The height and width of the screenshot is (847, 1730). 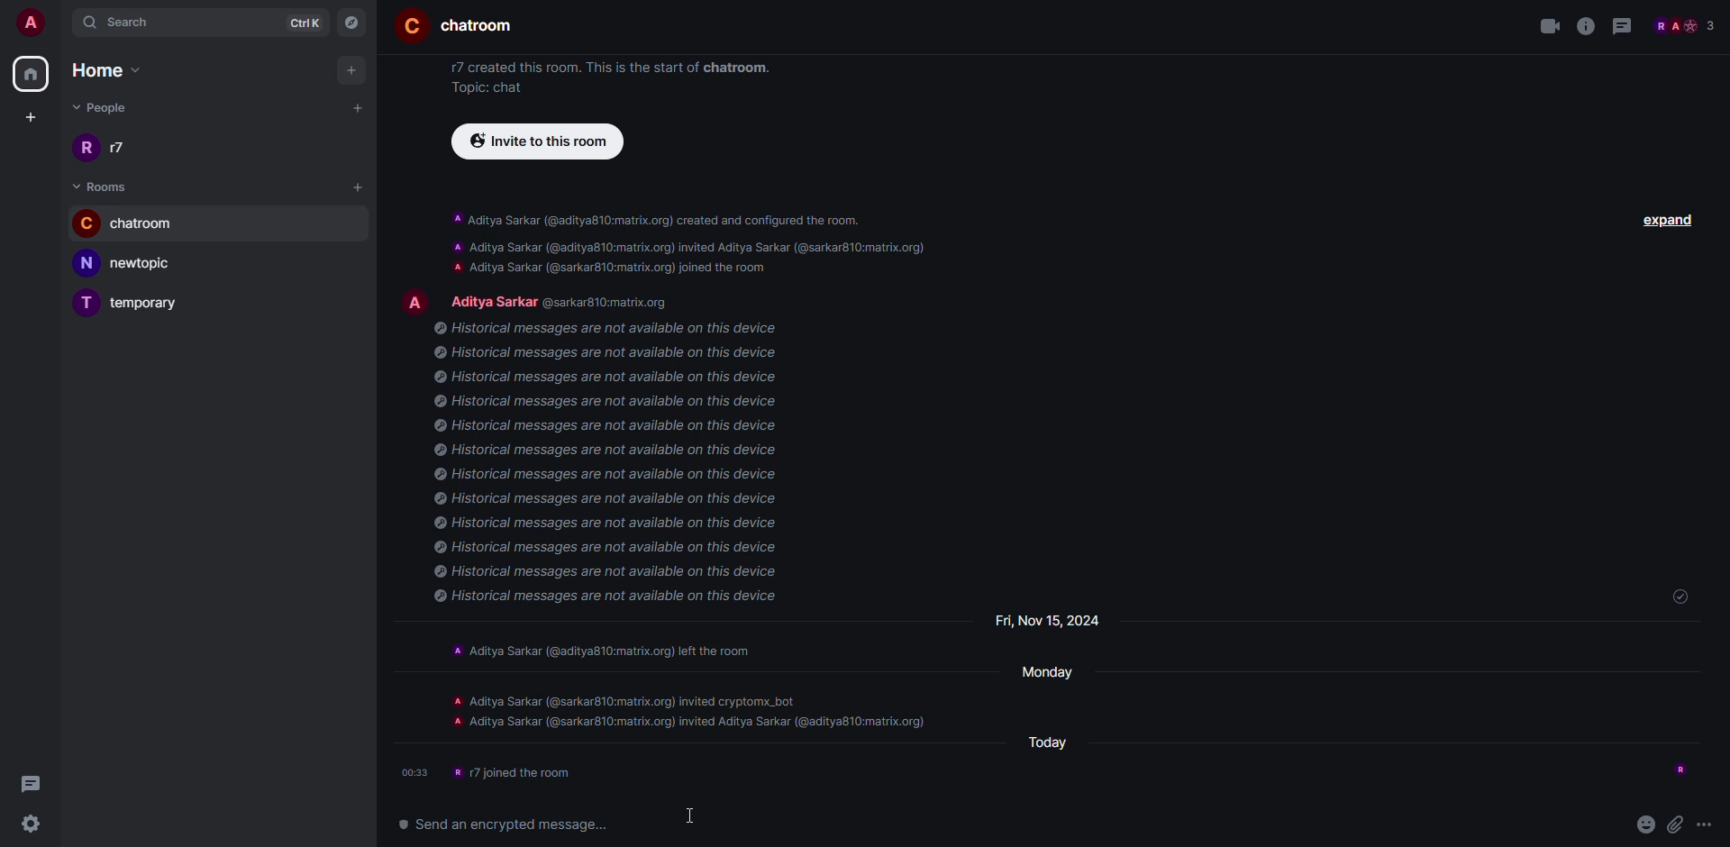 What do you see at coordinates (103, 146) in the screenshot?
I see `r17` at bounding box center [103, 146].